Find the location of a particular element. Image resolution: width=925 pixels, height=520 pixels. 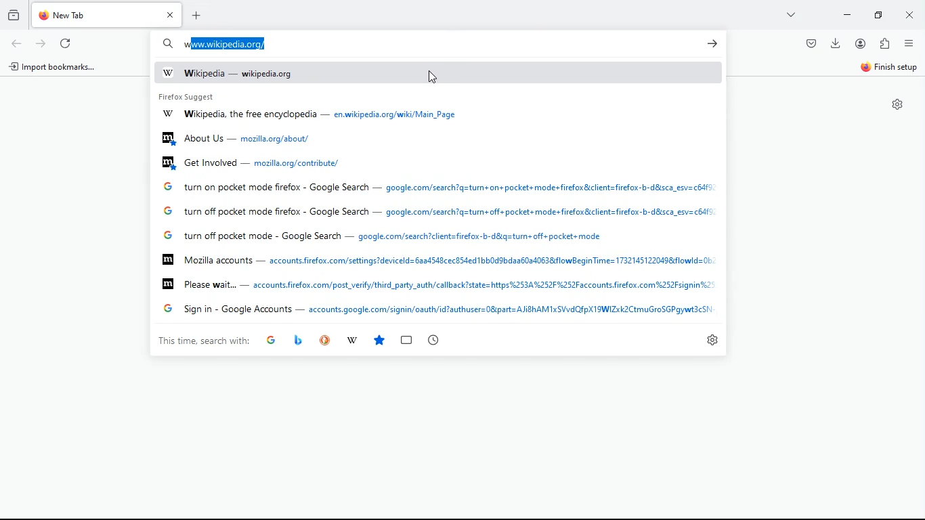

add new tab is located at coordinates (200, 16).